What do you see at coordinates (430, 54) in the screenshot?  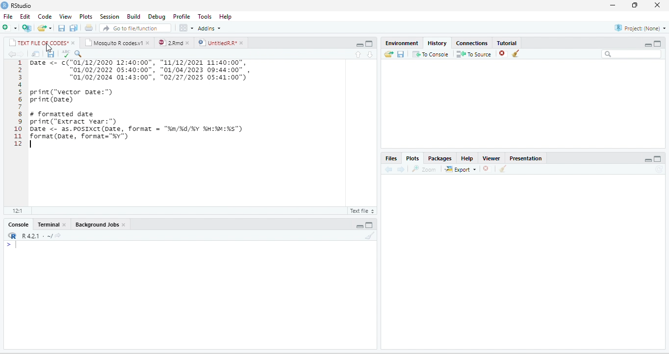 I see `To Console` at bounding box center [430, 54].